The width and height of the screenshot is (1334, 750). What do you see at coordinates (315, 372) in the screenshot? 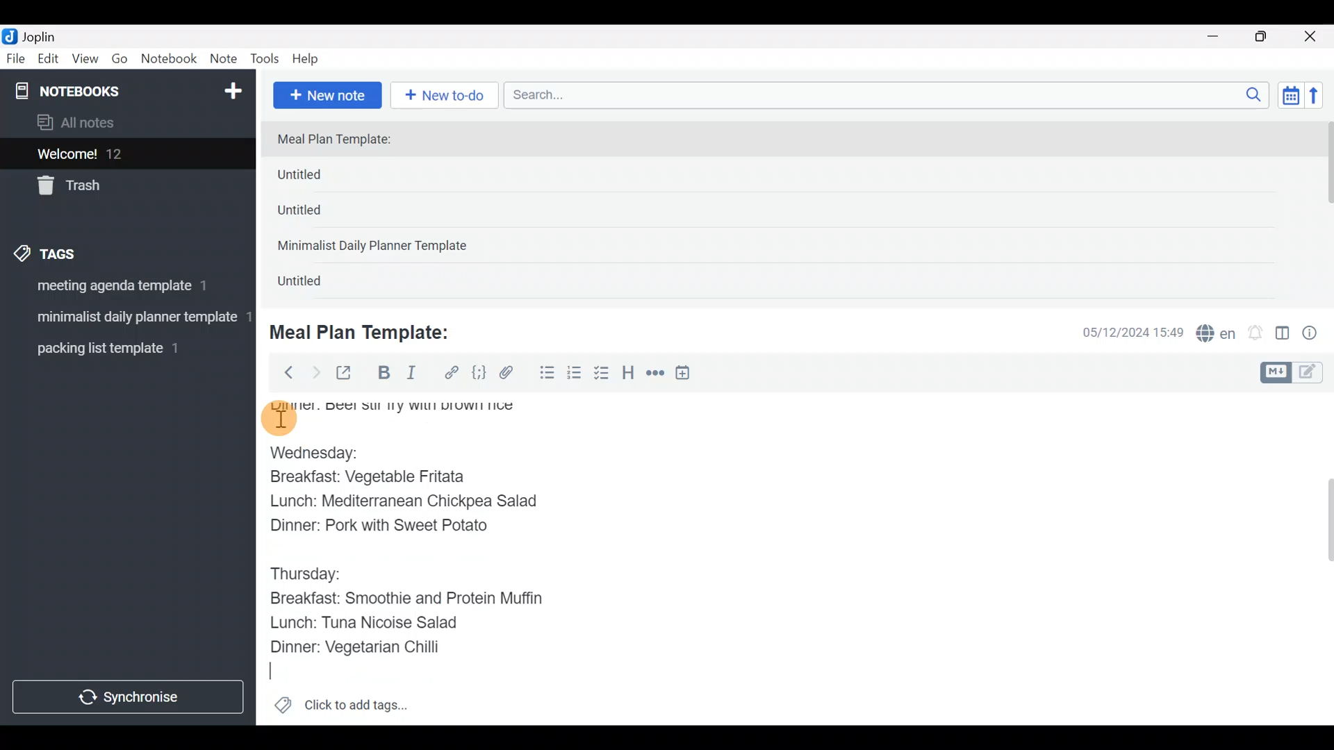
I see `Forward` at bounding box center [315, 372].